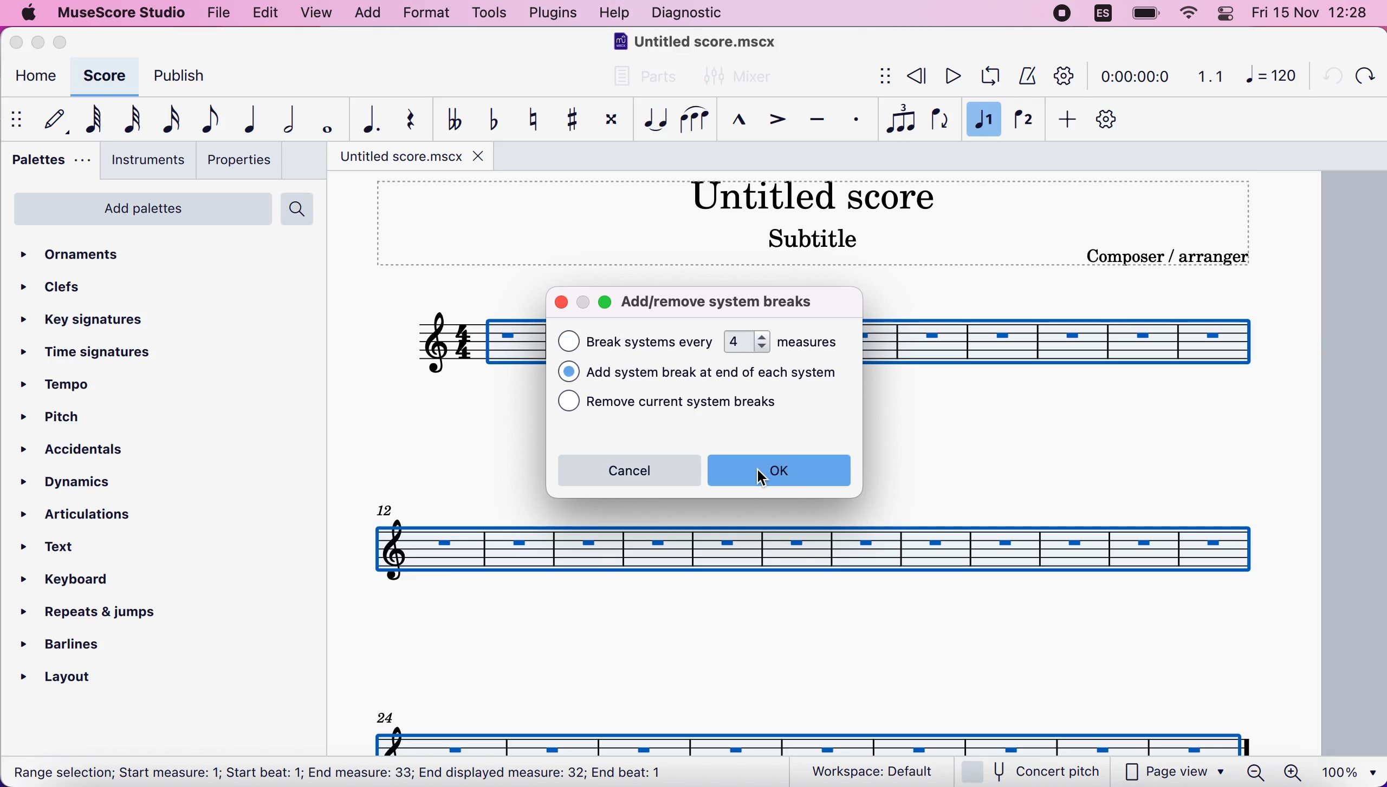  I want to click on toggle double sharp, so click(610, 122).